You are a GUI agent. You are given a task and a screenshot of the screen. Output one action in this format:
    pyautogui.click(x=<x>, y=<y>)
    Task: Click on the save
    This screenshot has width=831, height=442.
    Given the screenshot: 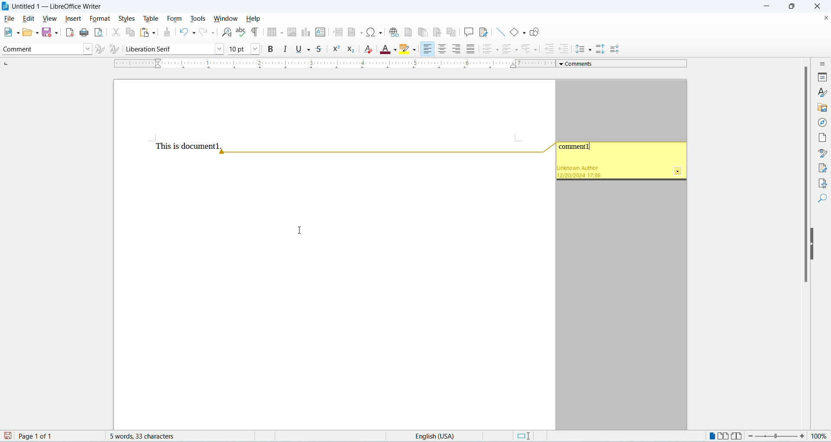 What is the action you would take?
    pyautogui.click(x=8, y=436)
    